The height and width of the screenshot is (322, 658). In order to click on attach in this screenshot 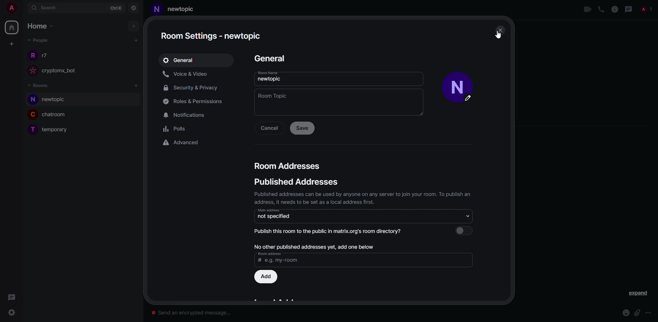, I will do `click(637, 313)`.